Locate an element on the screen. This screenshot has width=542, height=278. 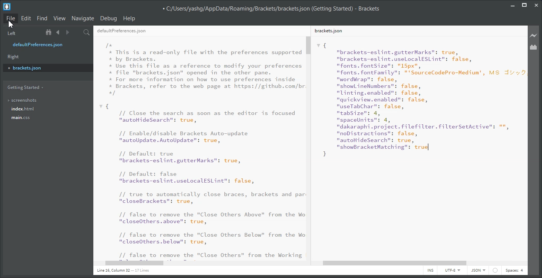
index.html is located at coordinates (23, 109).